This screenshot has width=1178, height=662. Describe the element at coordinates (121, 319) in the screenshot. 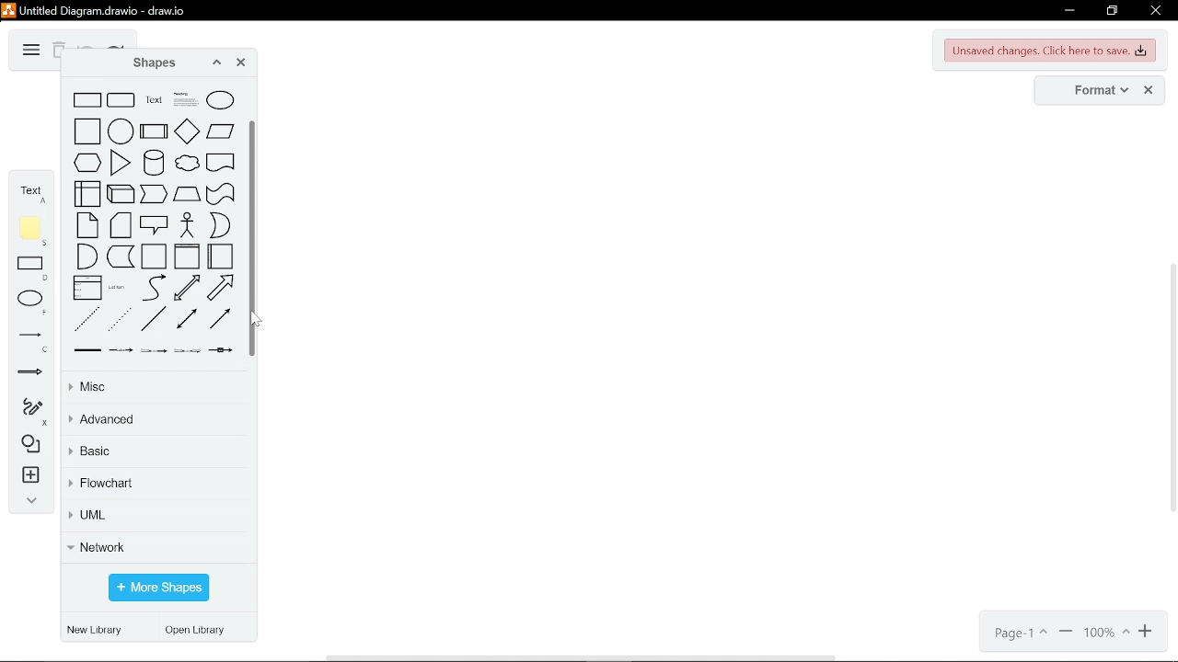

I see `dotted line` at that location.